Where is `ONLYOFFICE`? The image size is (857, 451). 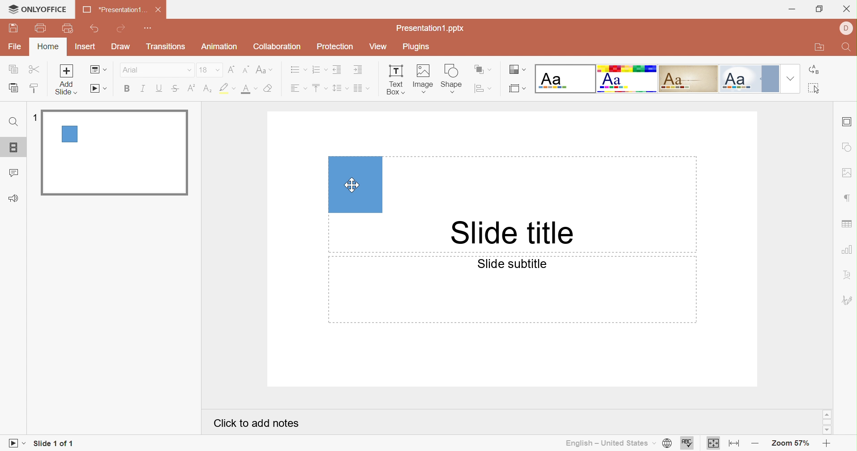 ONLYOFFICE is located at coordinates (38, 8).